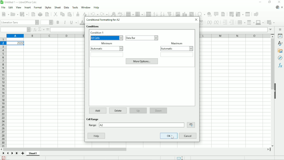 The image size is (284, 160). Describe the element at coordinates (94, 14) in the screenshot. I see `Undo` at that location.